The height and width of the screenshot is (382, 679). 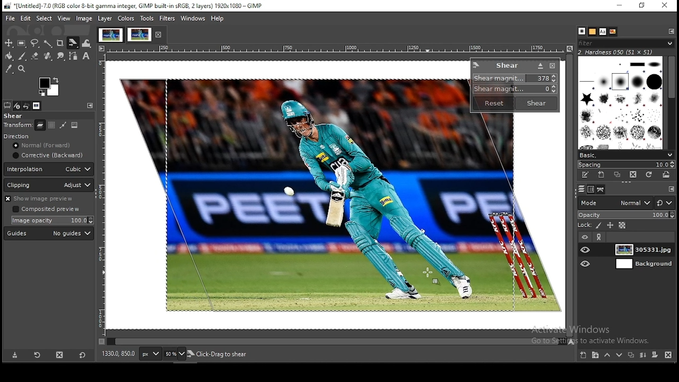 I want to click on project tab 2, so click(x=140, y=34).